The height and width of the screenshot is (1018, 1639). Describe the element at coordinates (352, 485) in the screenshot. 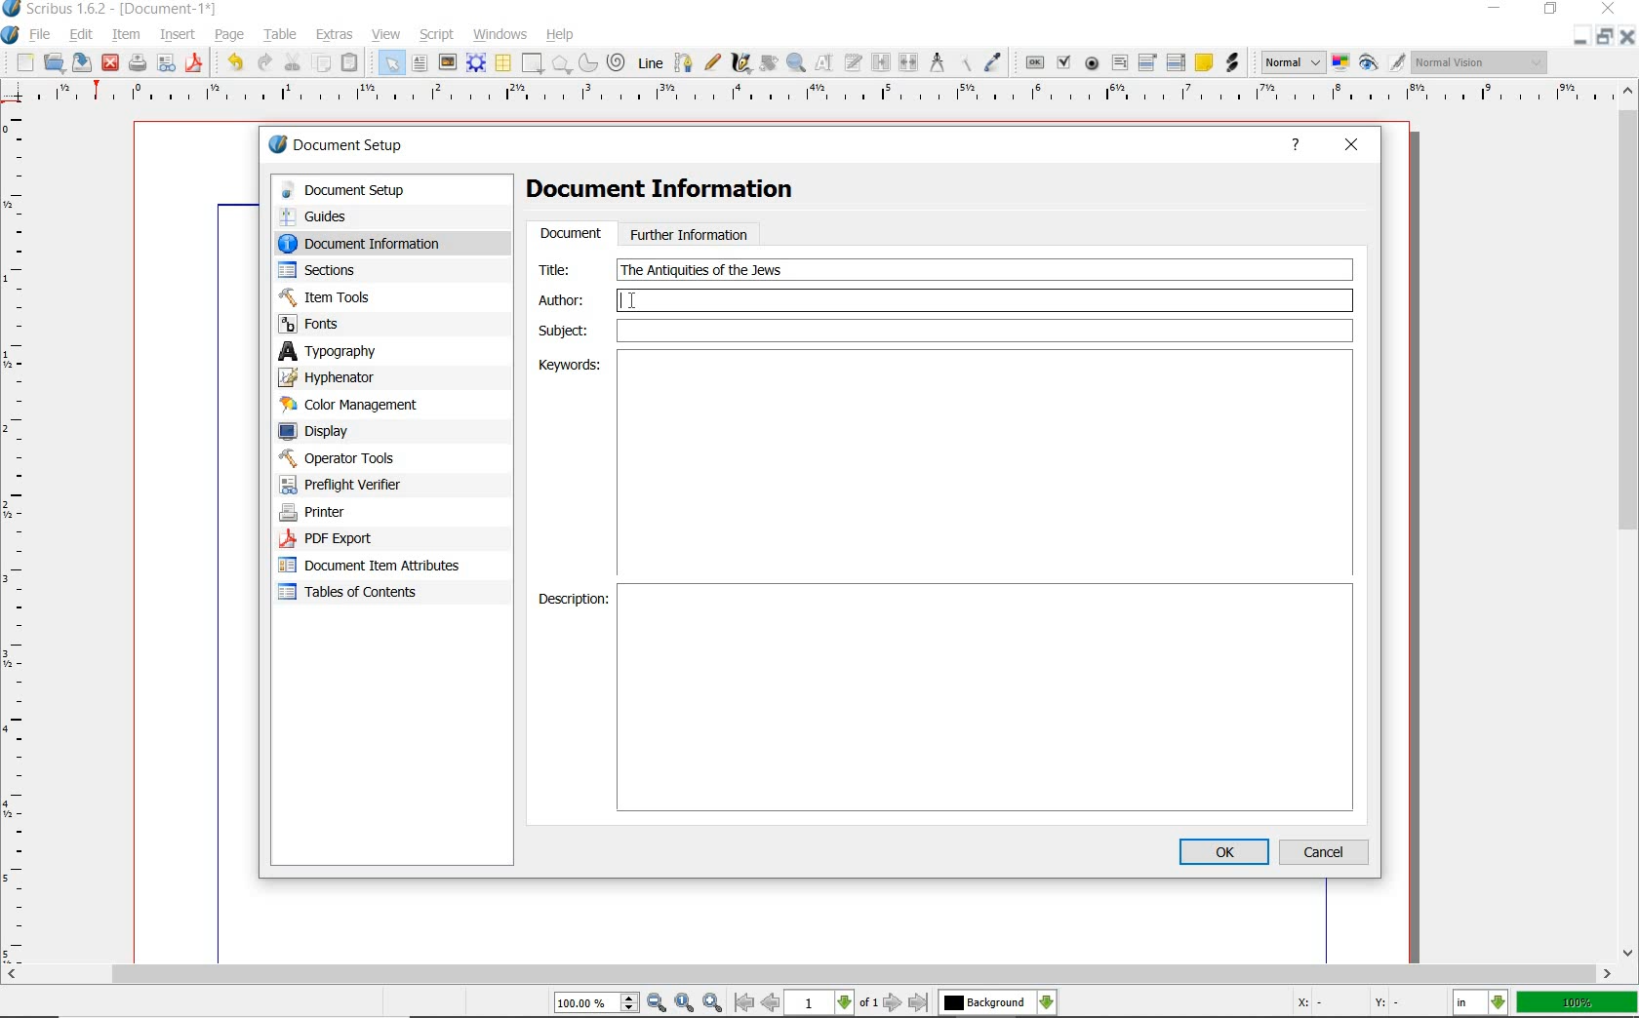

I see `preflight verifier` at that location.